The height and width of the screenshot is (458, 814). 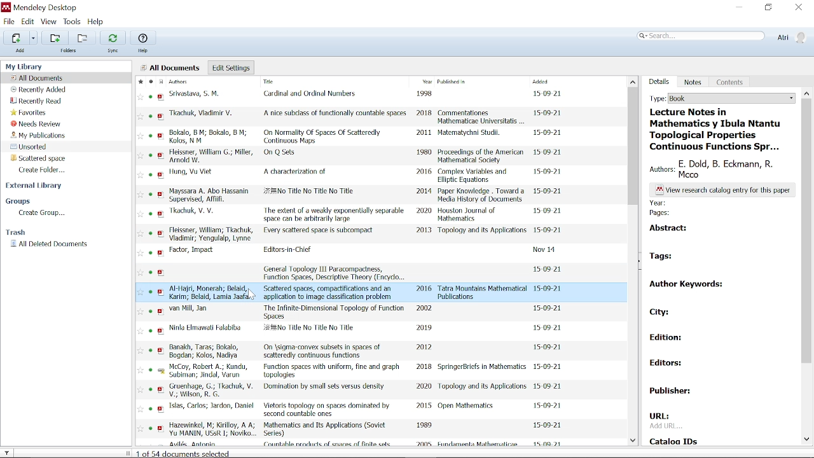 I want to click on sync, so click(x=114, y=52).